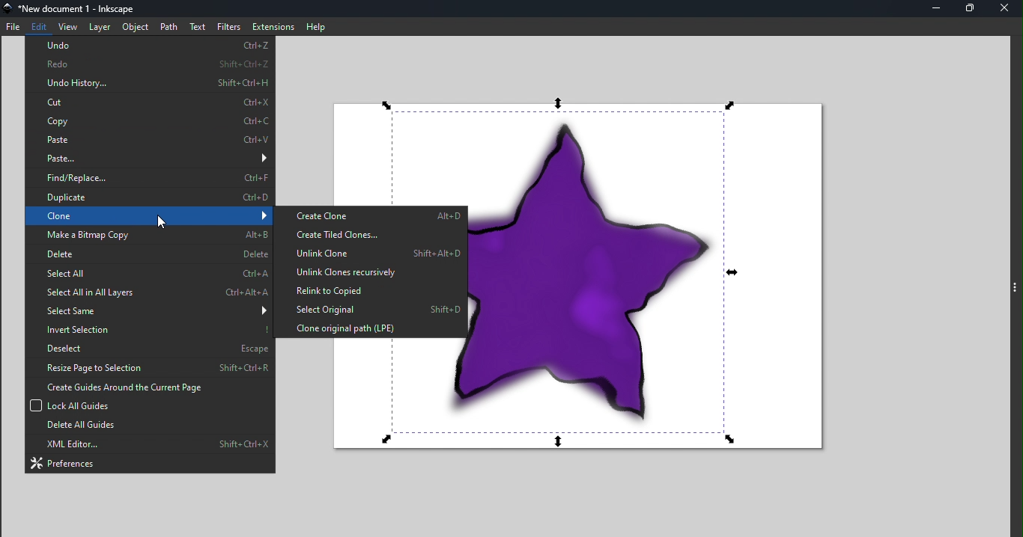 The height and width of the screenshot is (537, 1023). What do you see at coordinates (169, 27) in the screenshot?
I see `Path` at bounding box center [169, 27].